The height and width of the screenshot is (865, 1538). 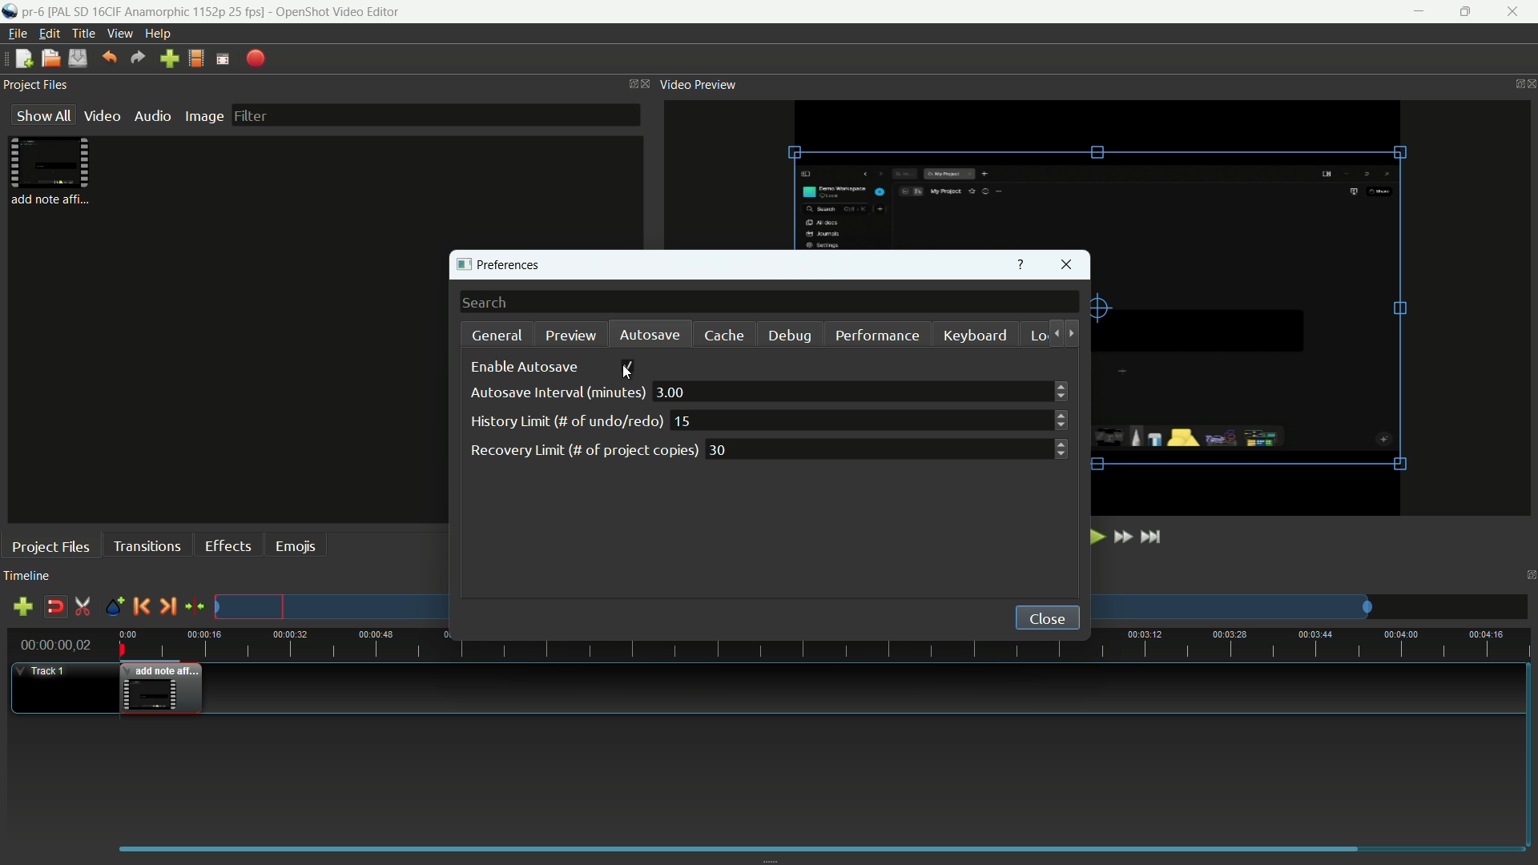 I want to click on filter bar, so click(x=435, y=115).